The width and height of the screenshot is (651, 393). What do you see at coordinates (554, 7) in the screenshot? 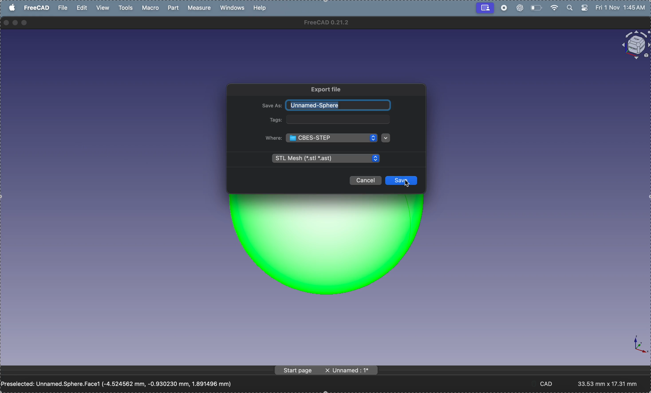
I see `wifi` at bounding box center [554, 7].